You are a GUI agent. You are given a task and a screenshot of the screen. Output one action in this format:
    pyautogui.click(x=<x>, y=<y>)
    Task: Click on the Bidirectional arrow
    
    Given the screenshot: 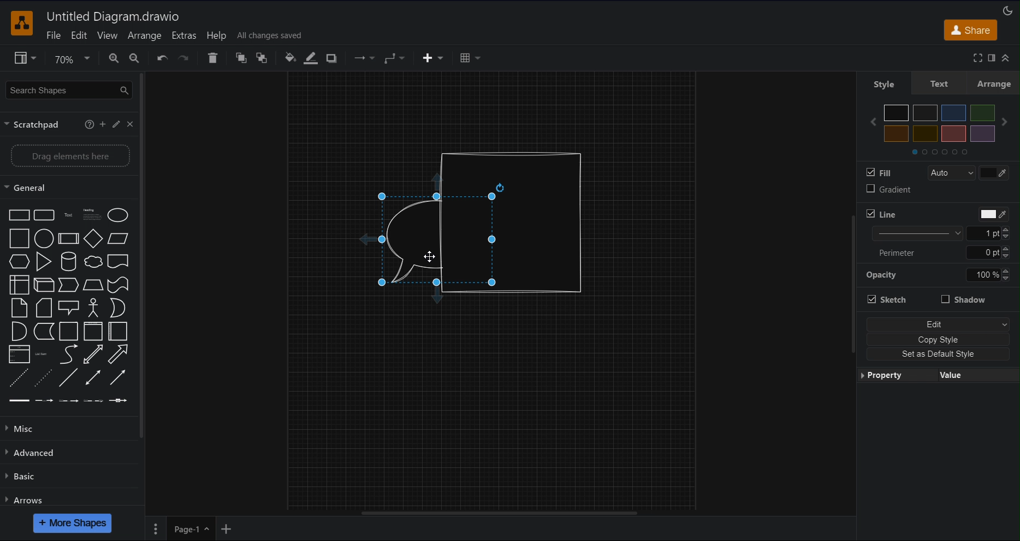 What is the action you would take?
    pyautogui.click(x=93, y=354)
    